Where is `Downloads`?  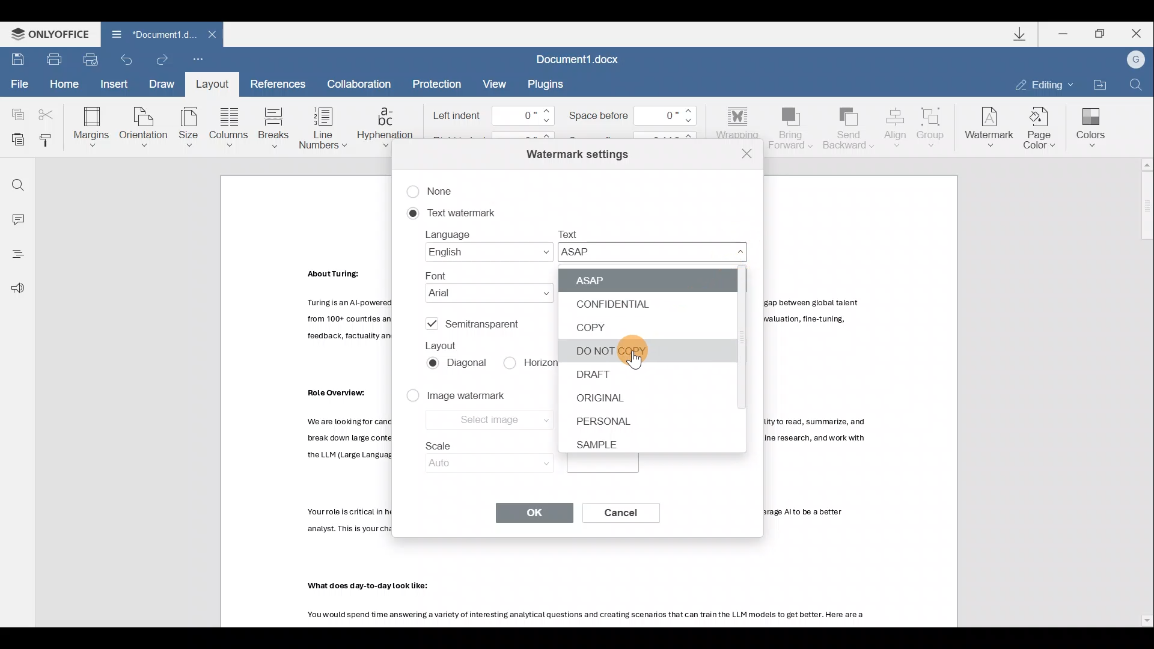
Downloads is located at coordinates (1024, 35).